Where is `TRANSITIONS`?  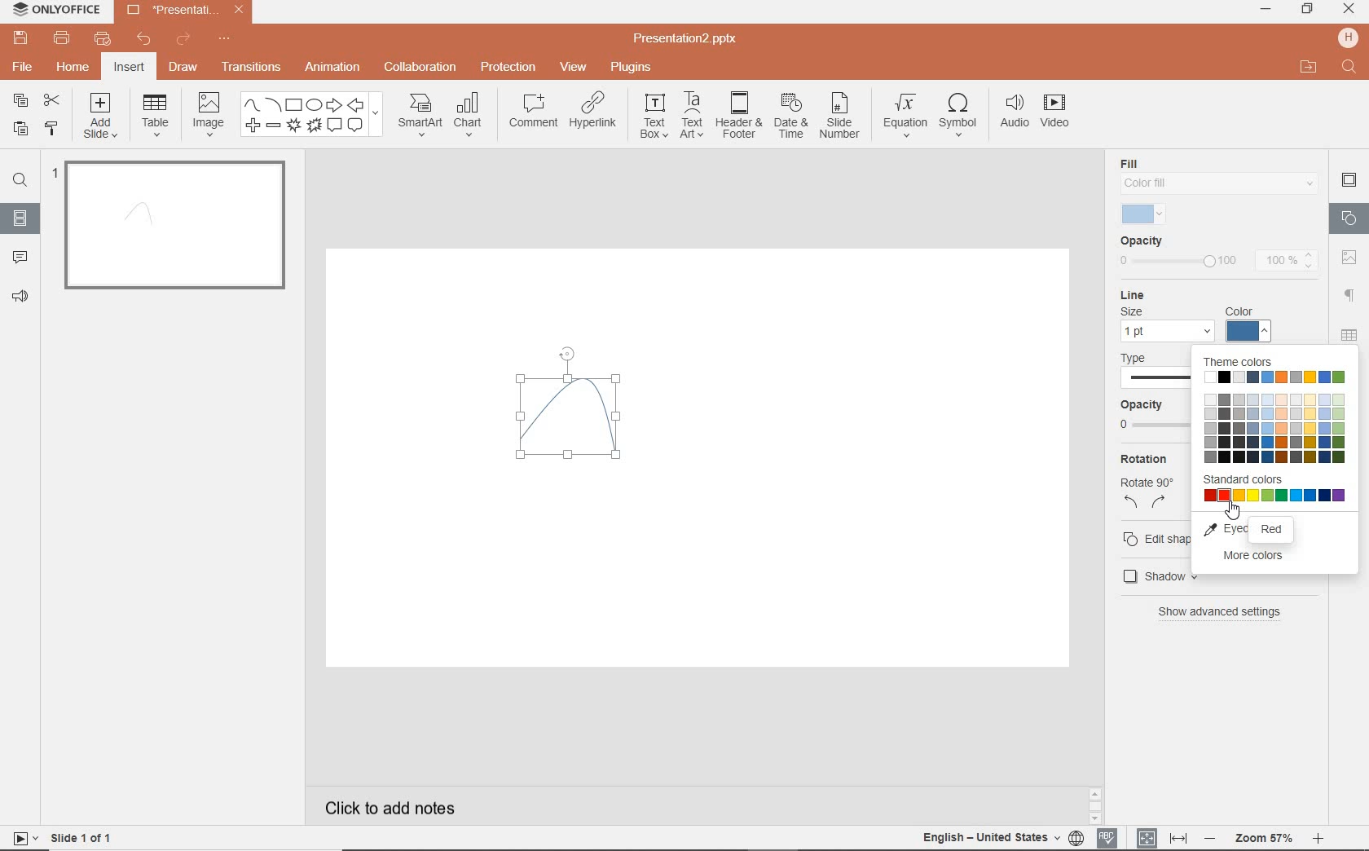
TRANSITIONS is located at coordinates (253, 68).